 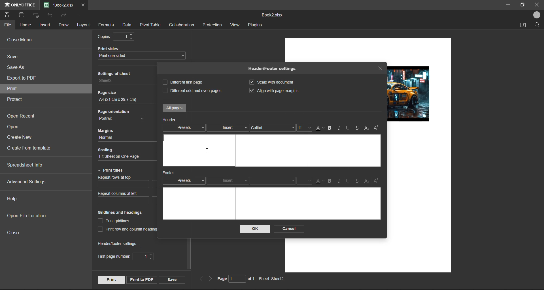 What do you see at coordinates (124, 116) in the screenshot?
I see `page orientation` at bounding box center [124, 116].